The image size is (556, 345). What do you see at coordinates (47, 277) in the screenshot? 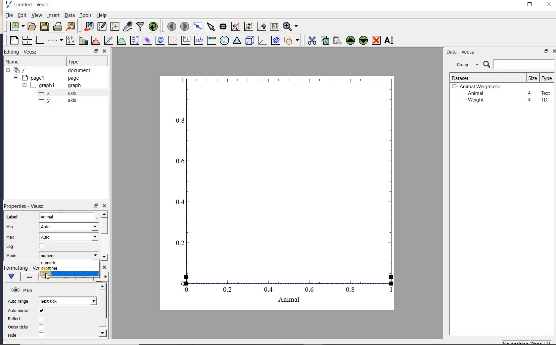
I see `cursor` at bounding box center [47, 277].